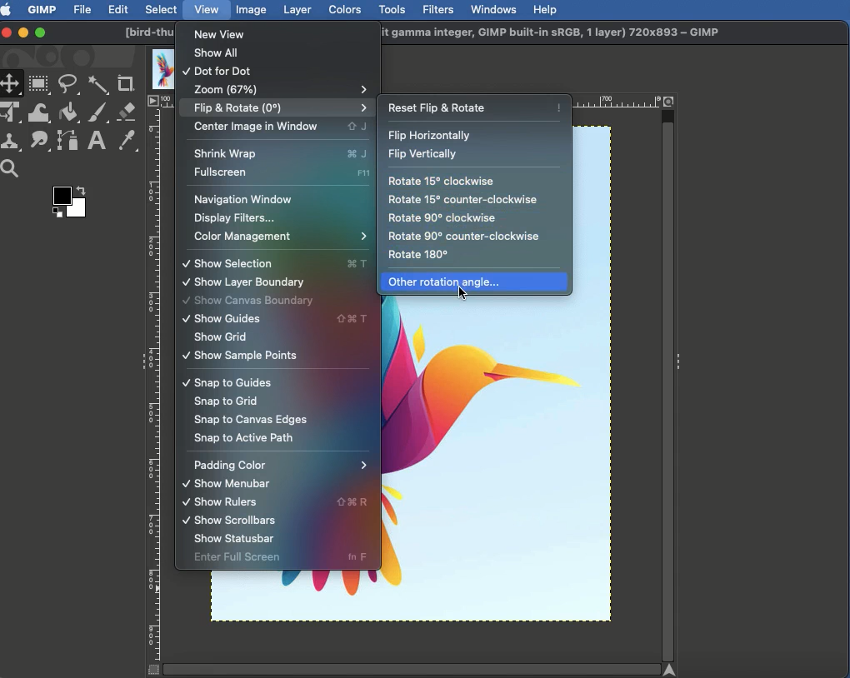 The width and height of the screenshot is (850, 678). I want to click on Show scrollbars, so click(226, 521).